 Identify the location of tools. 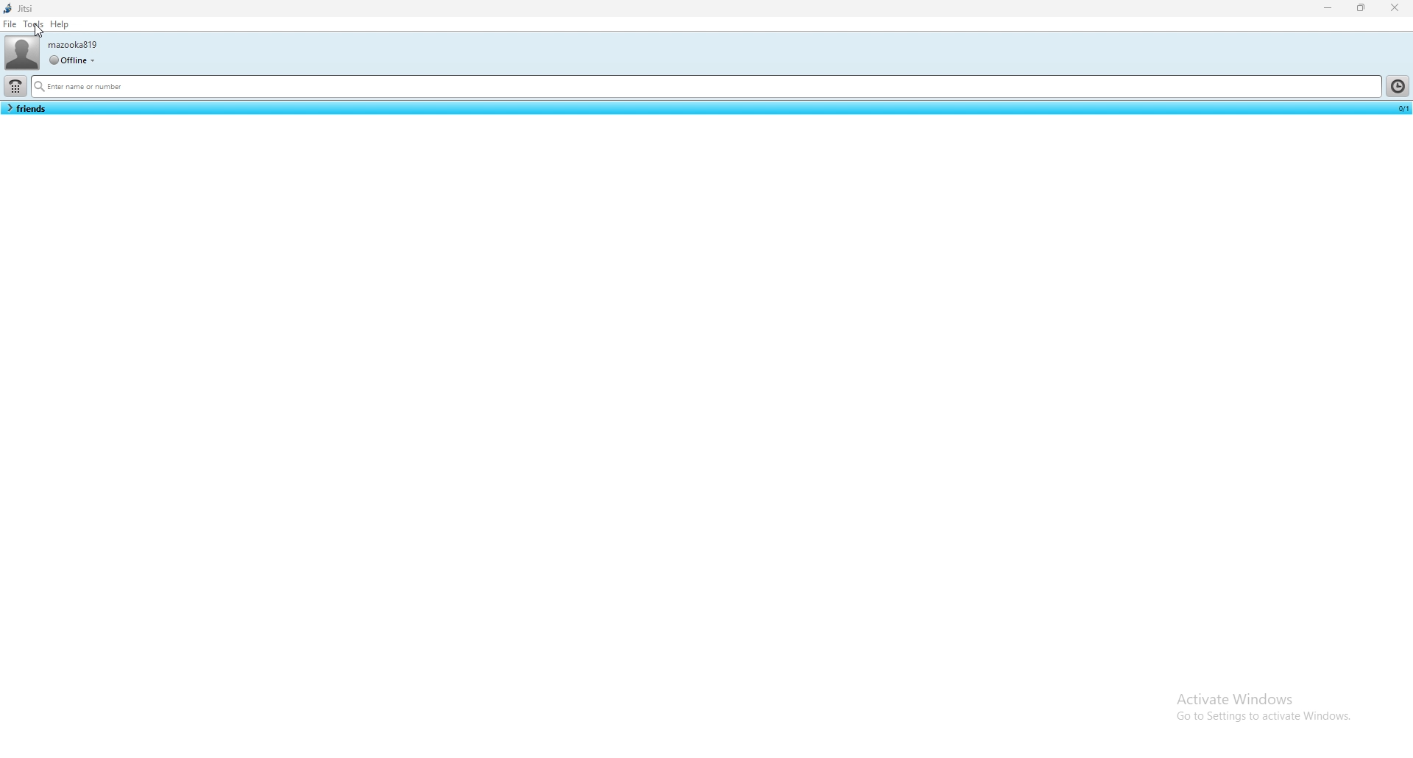
(33, 24).